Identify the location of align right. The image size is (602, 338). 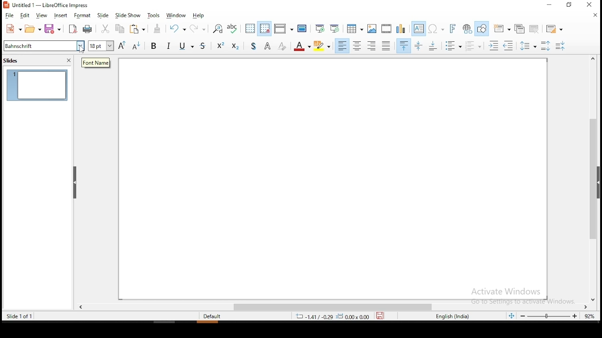
(372, 46).